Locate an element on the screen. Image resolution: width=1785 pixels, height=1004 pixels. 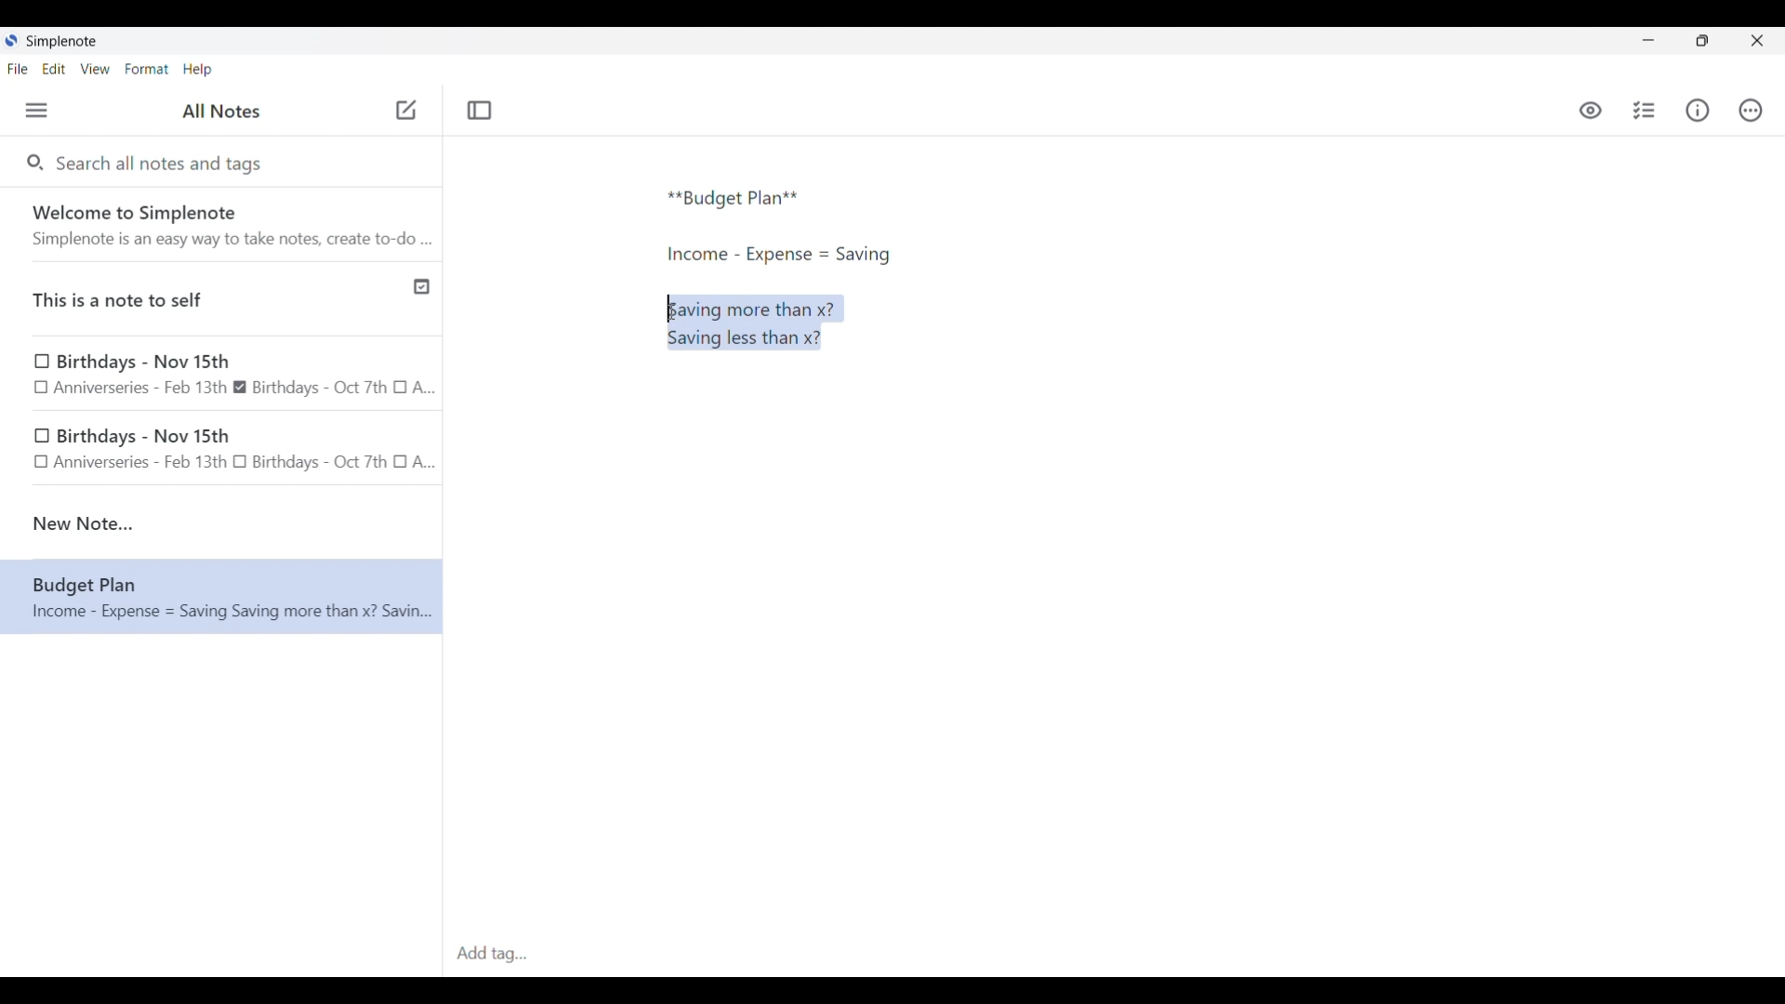
Minimize is located at coordinates (1648, 40).